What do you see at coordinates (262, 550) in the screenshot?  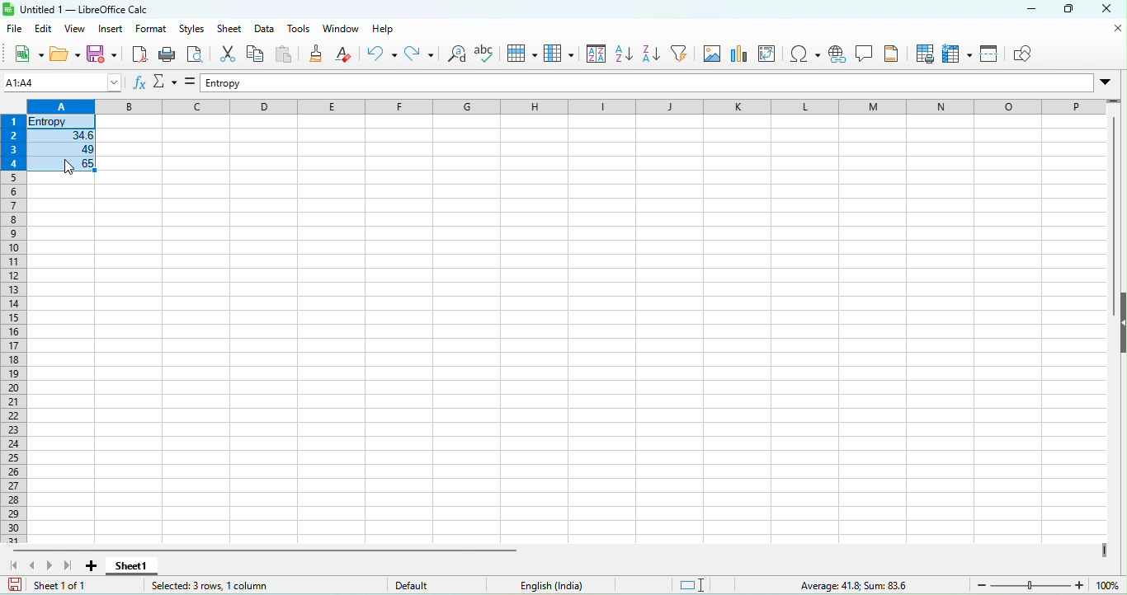 I see `horizontal scroll bar` at bounding box center [262, 550].